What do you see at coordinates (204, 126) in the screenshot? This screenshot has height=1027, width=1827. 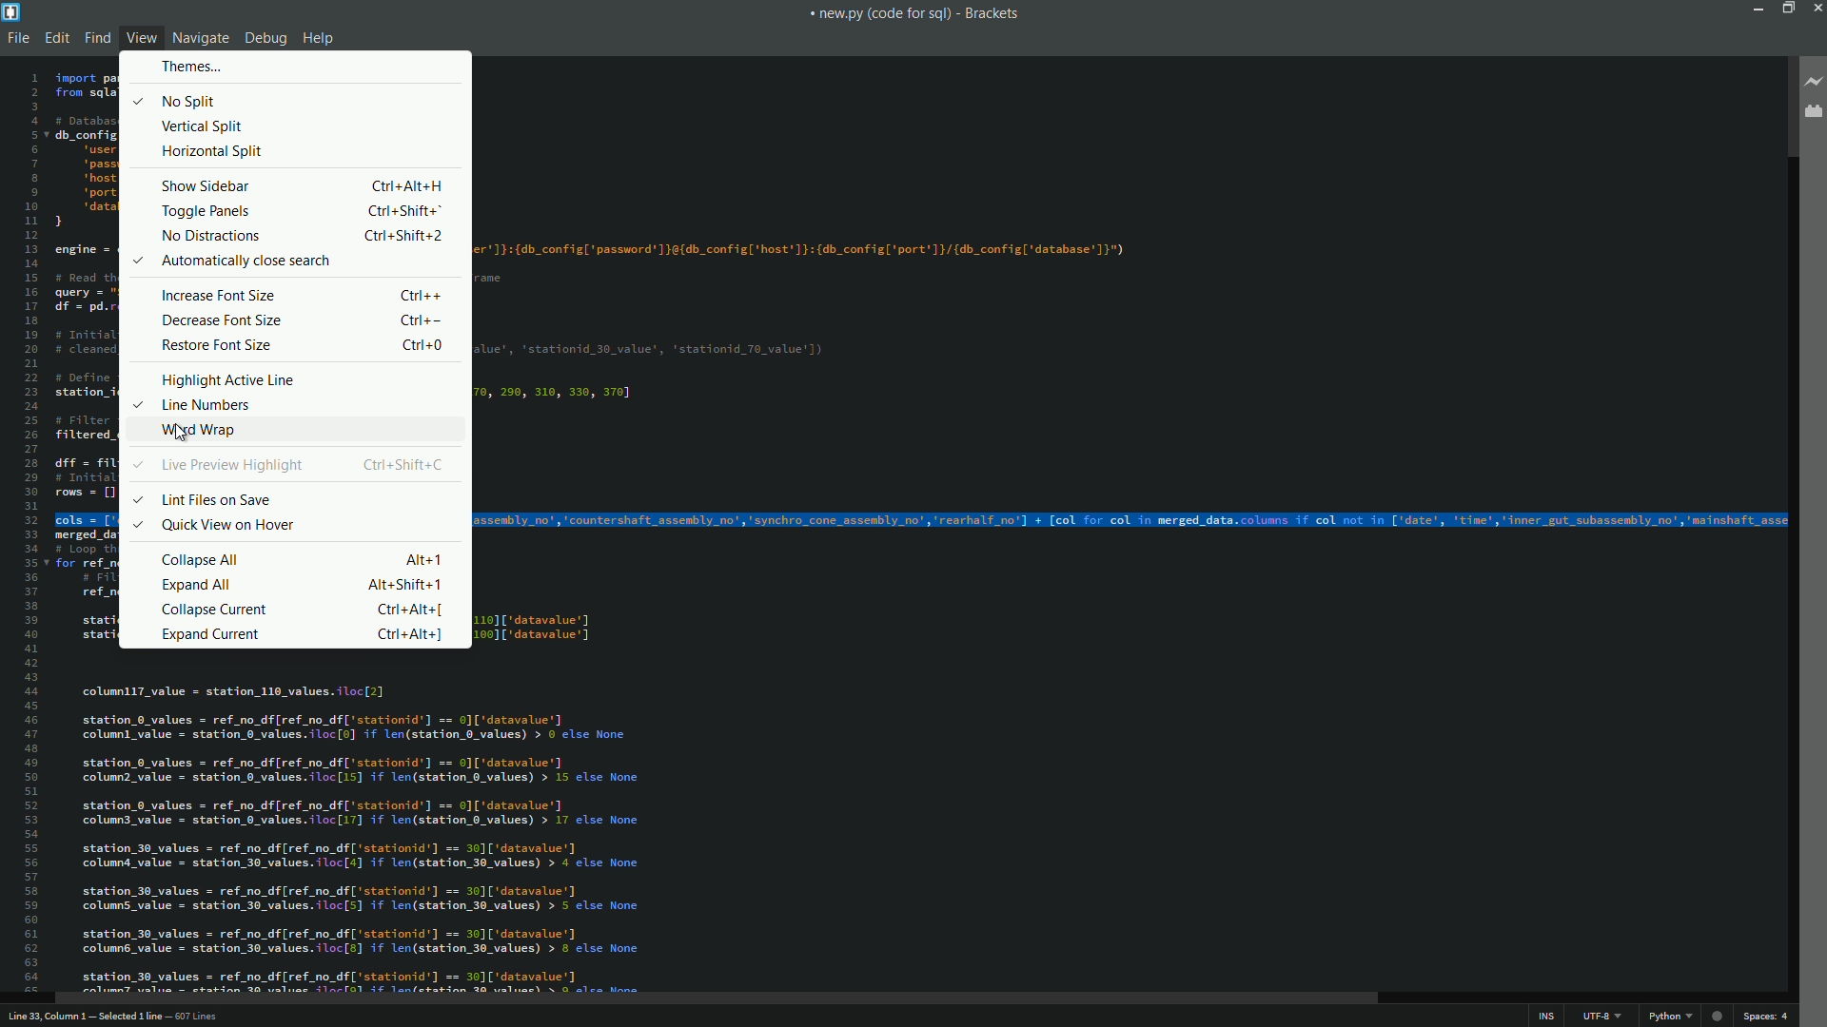 I see `vertical split` at bounding box center [204, 126].